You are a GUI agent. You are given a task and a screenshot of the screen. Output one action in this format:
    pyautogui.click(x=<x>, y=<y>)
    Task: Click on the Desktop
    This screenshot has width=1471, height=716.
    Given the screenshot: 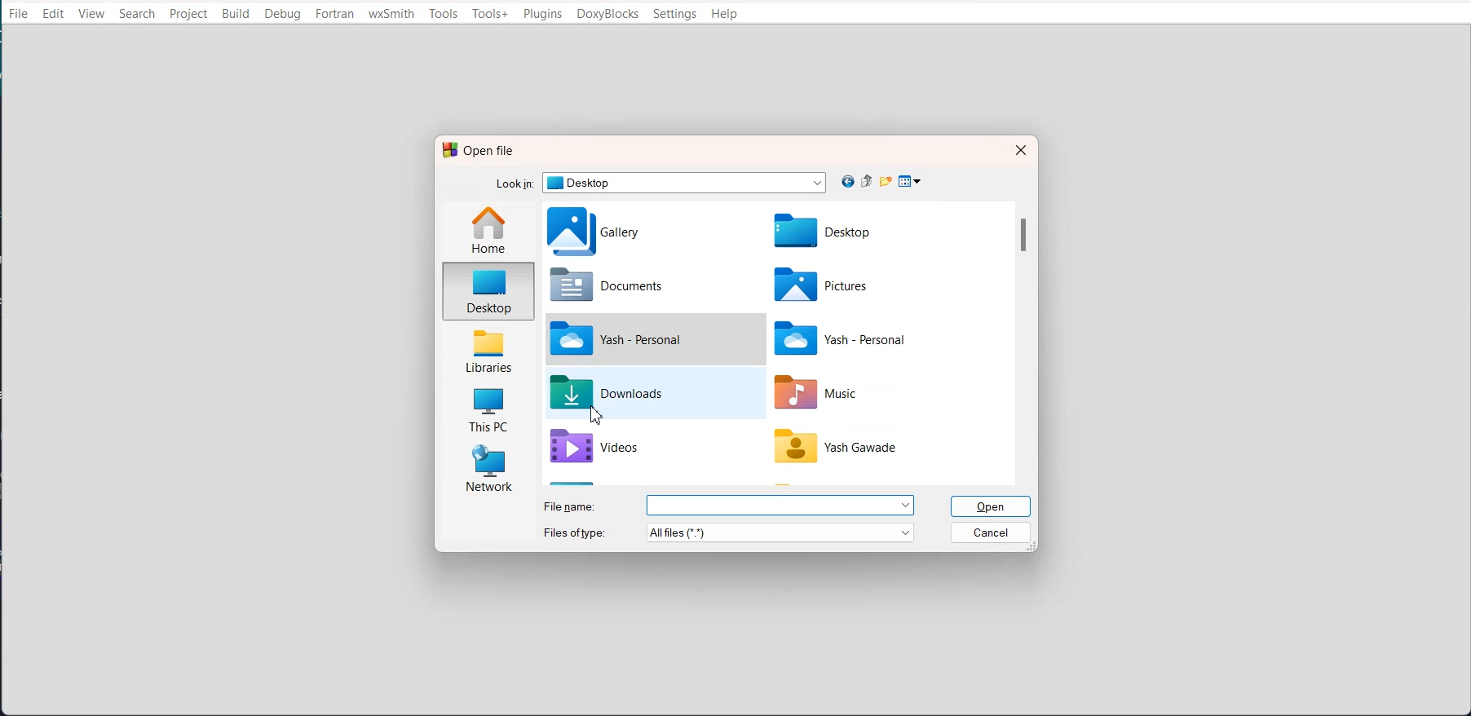 What is the action you would take?
    pyautogui.click(x=489, y=289)
    